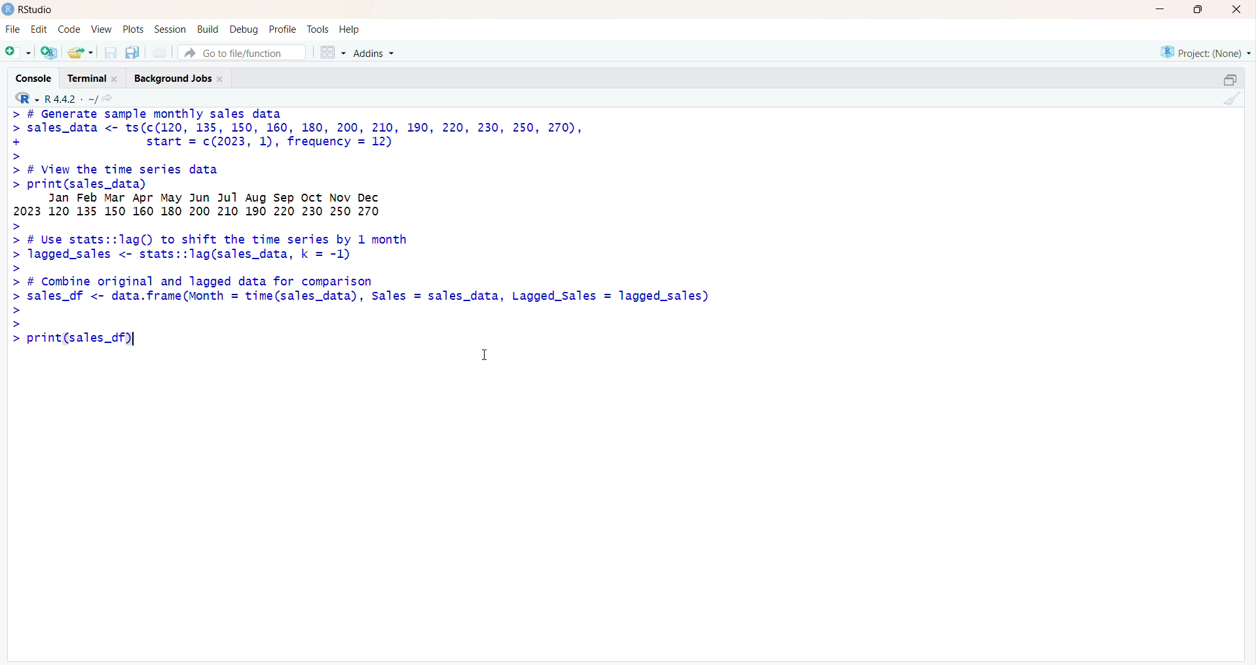 The height and width of the screenshot is (665, 1256). I want to click on print(sales_df), so click(88, 340).